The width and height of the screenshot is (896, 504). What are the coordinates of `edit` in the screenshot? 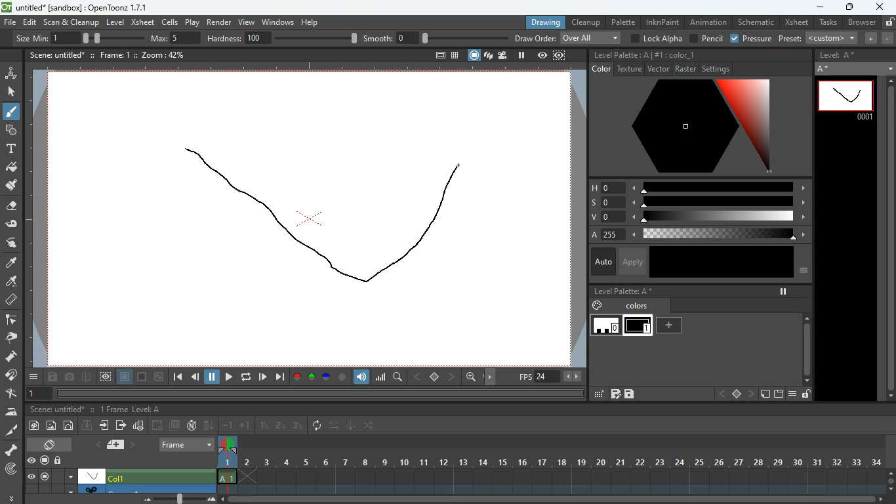 It's located at (11, 394).